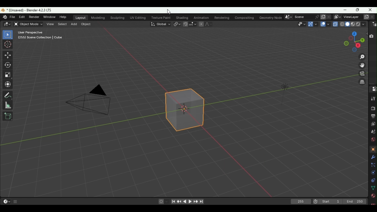 The height and width of the screenshot is (212, 377). What do you see at coordinates (330, 201) in the screenshot?
I see `First frame of the playback/rendering range` at bounding box center [330, 201].